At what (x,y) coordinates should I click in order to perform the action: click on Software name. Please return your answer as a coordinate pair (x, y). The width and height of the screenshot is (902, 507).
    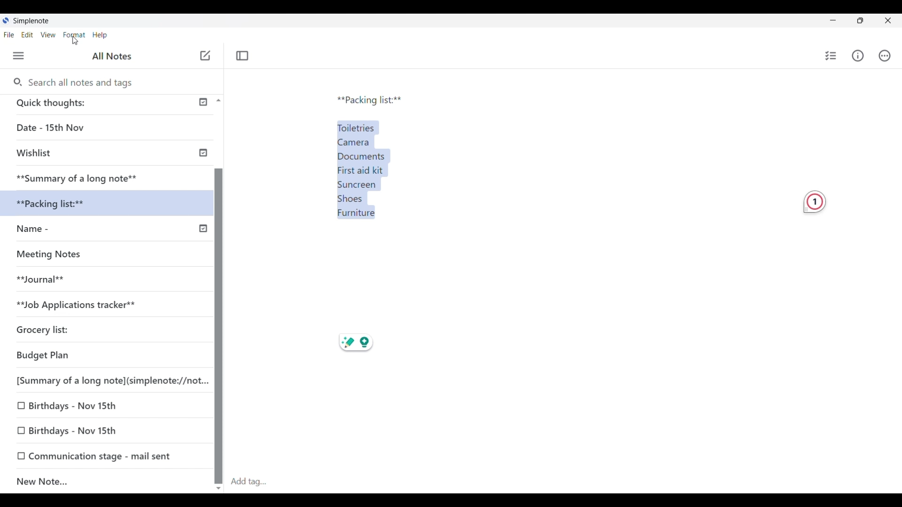
    Looking at the image, I should click on (32, 21).